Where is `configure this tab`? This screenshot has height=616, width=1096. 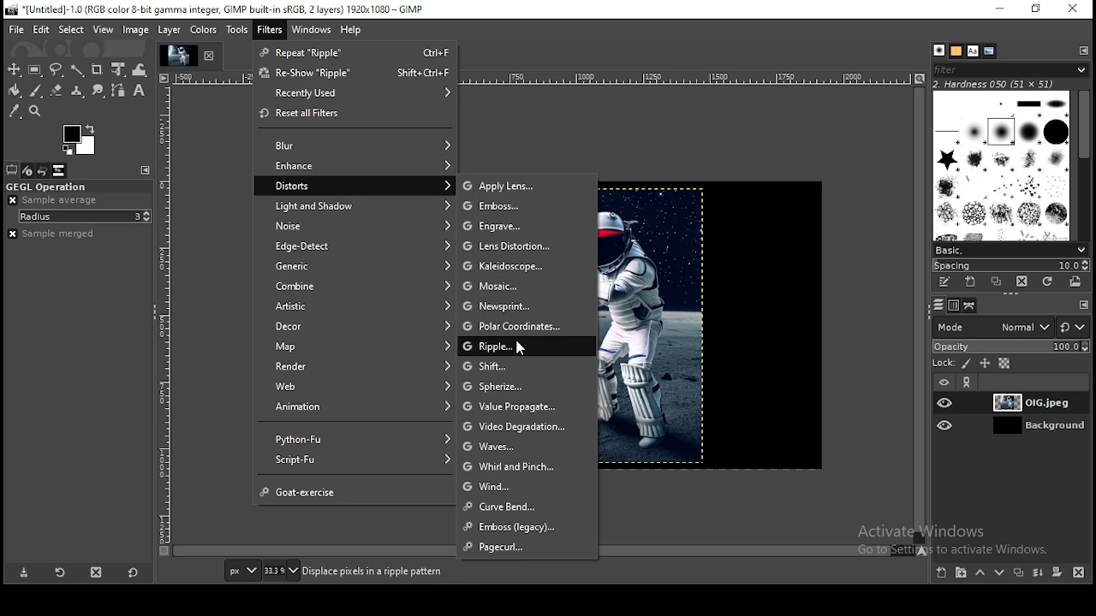
configure this tab is located at coordinates (1084, 303).